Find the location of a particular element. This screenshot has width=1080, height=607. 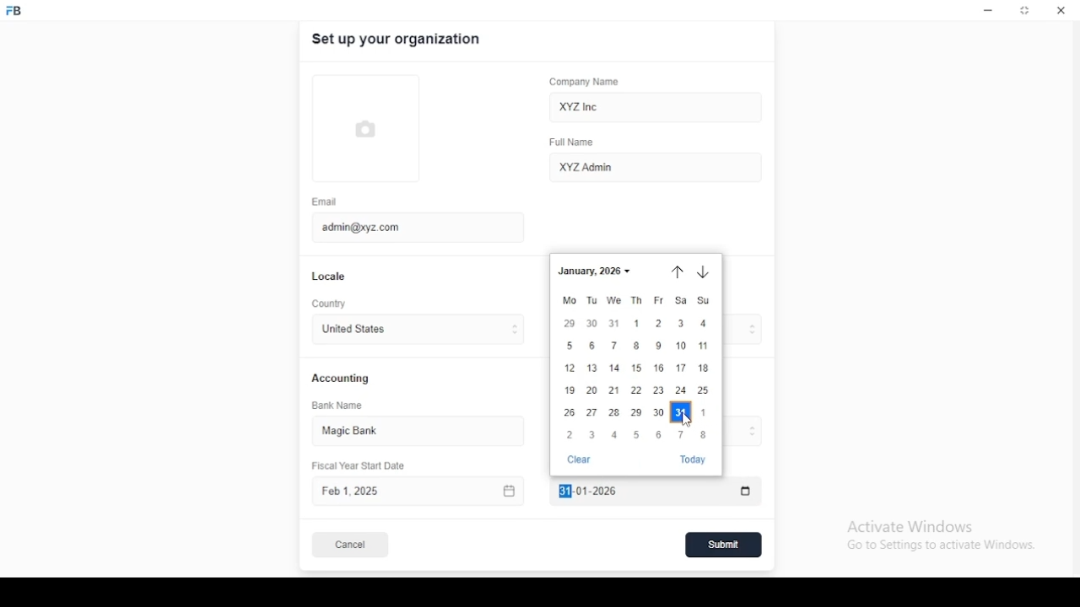

8 is located at coordinates (702, 435).